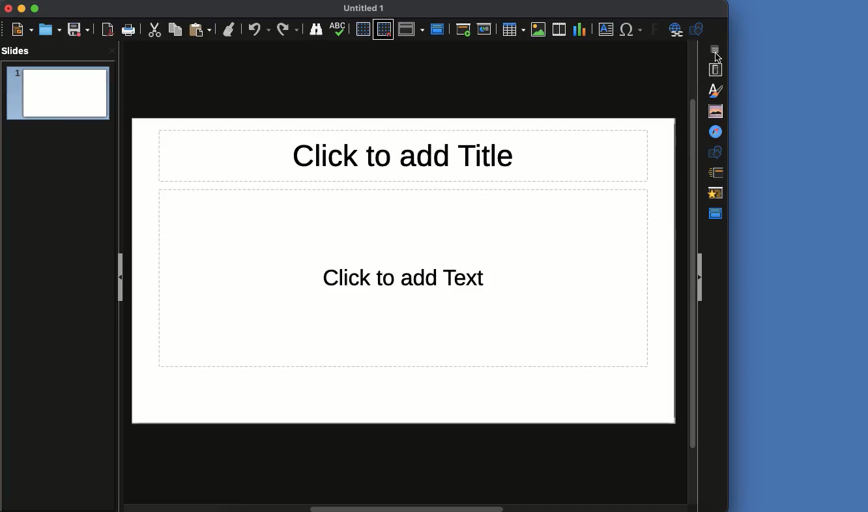 The width and height of the screenshot is (868, 512). Describe the element at coordinates (18, 51) in the screenshot. I see `Slides` at that location.